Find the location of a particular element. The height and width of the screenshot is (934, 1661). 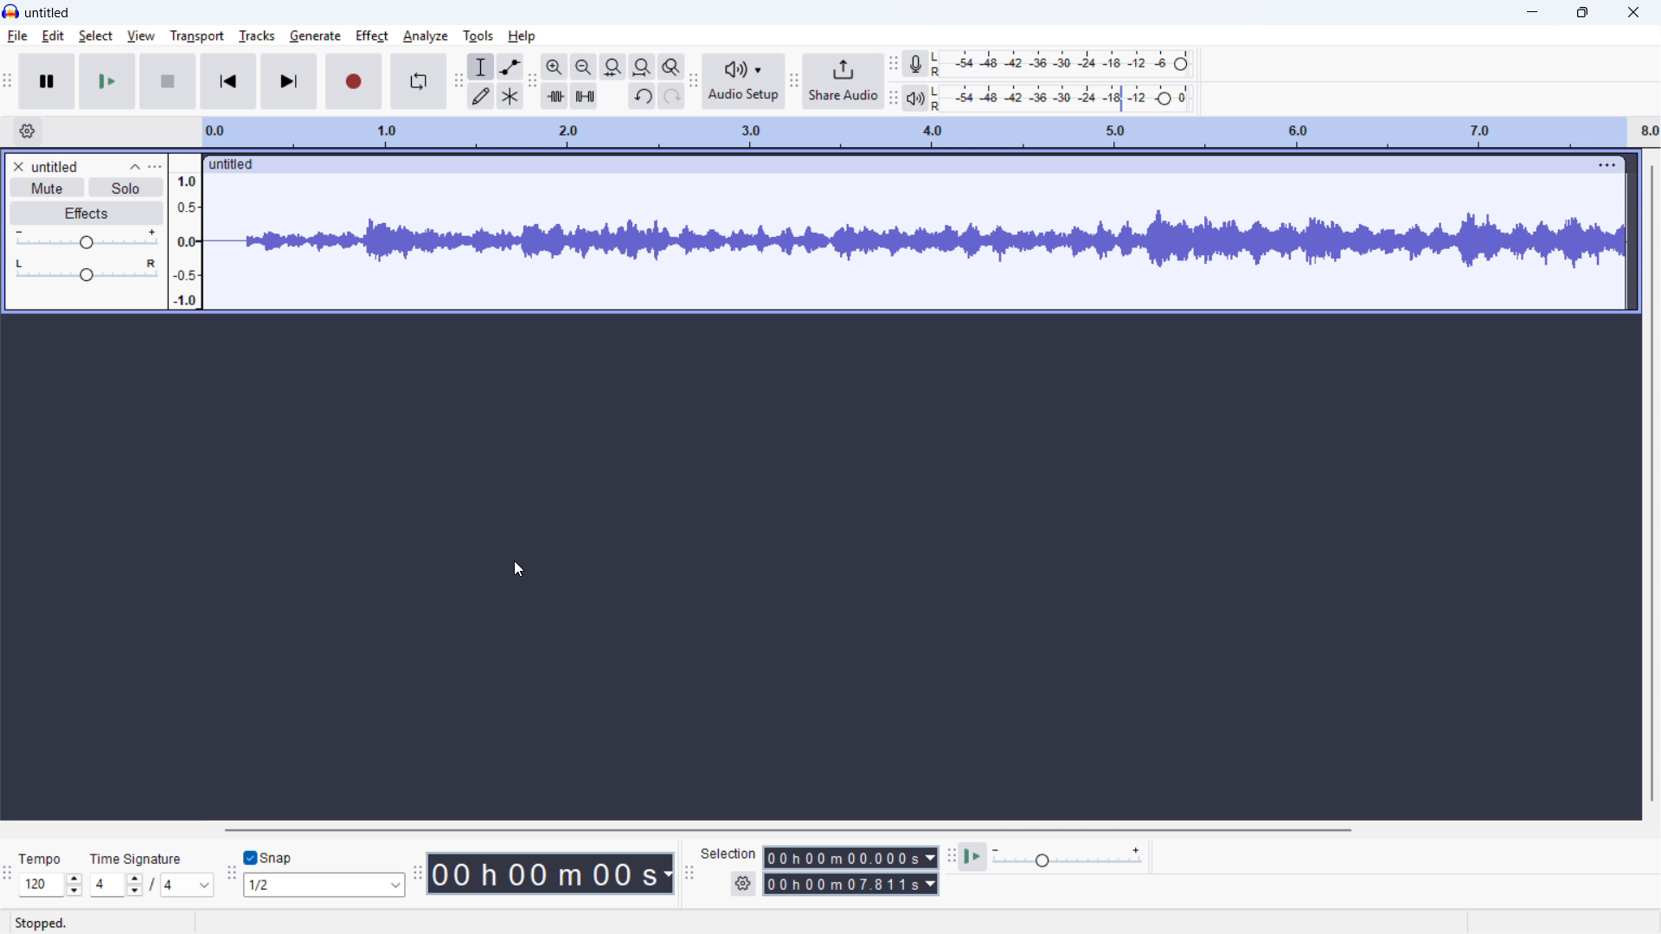

stop is located at coordinates (170, 81).